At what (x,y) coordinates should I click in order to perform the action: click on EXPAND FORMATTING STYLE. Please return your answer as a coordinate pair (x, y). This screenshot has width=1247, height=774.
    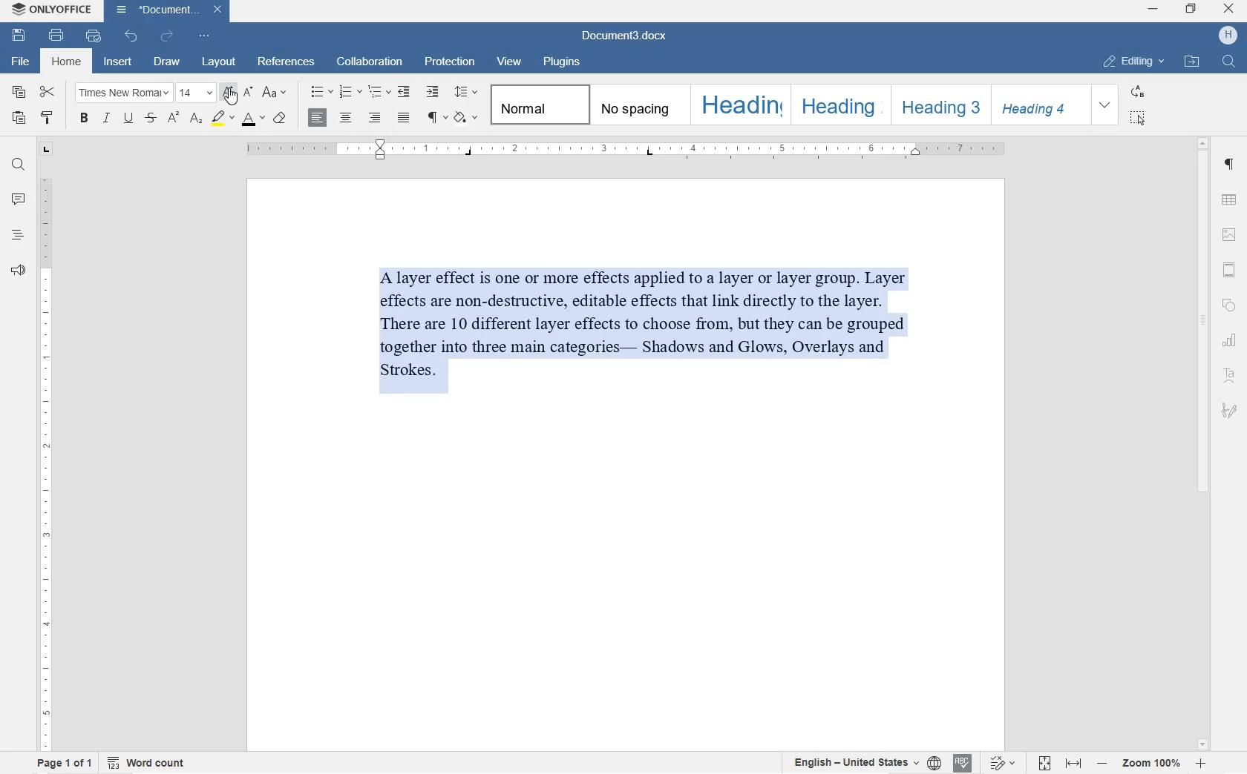
    Looking at the image, I should click on (1107, 106).